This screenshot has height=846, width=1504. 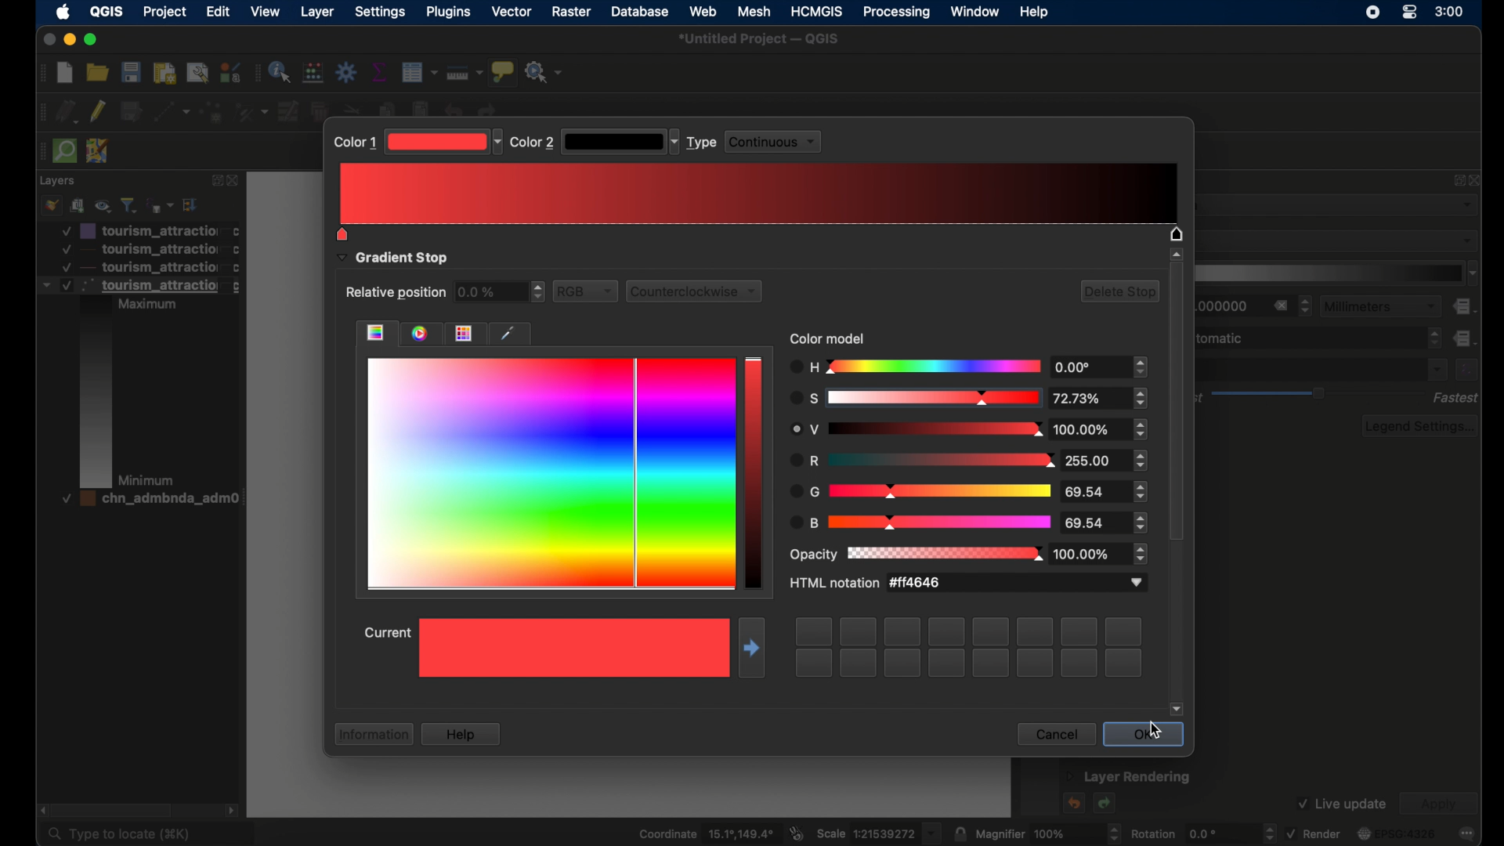 I want to click on legend settings, so click(x=1421, y=426).